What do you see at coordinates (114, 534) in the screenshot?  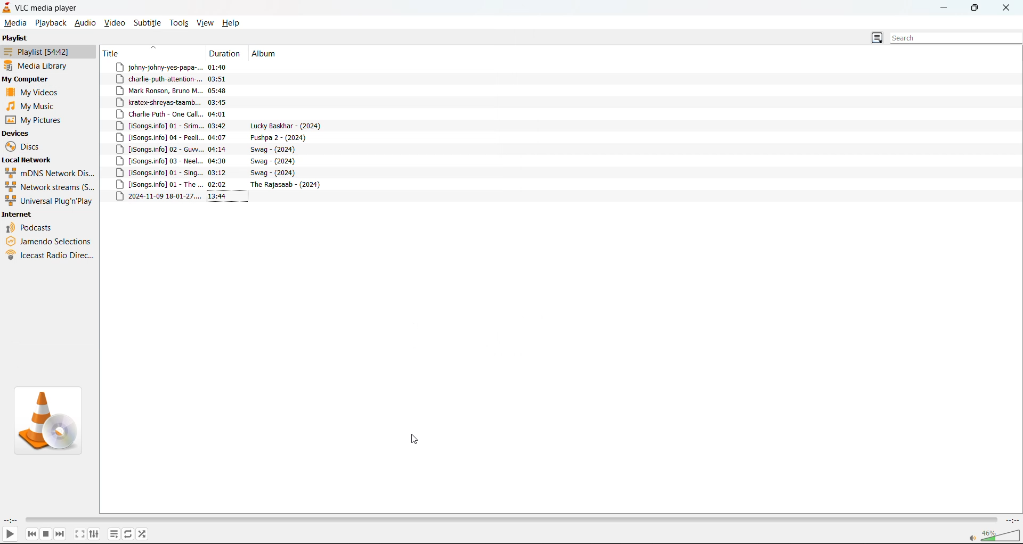 I see `playlist` at bounding box center [114, 534].